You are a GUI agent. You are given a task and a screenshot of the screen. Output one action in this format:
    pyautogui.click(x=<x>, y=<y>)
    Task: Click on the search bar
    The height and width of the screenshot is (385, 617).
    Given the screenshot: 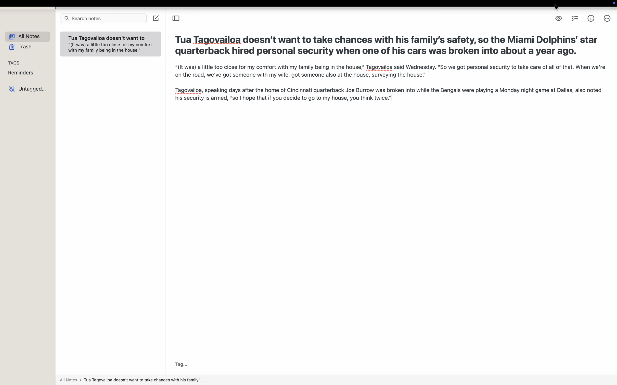 What is the action you would take?
    pyautogui.click(x=102, y=18)
    